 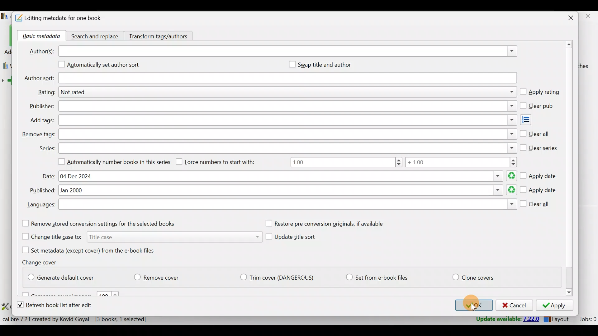 I want to click on Apply date, so click(x=539, y=190).